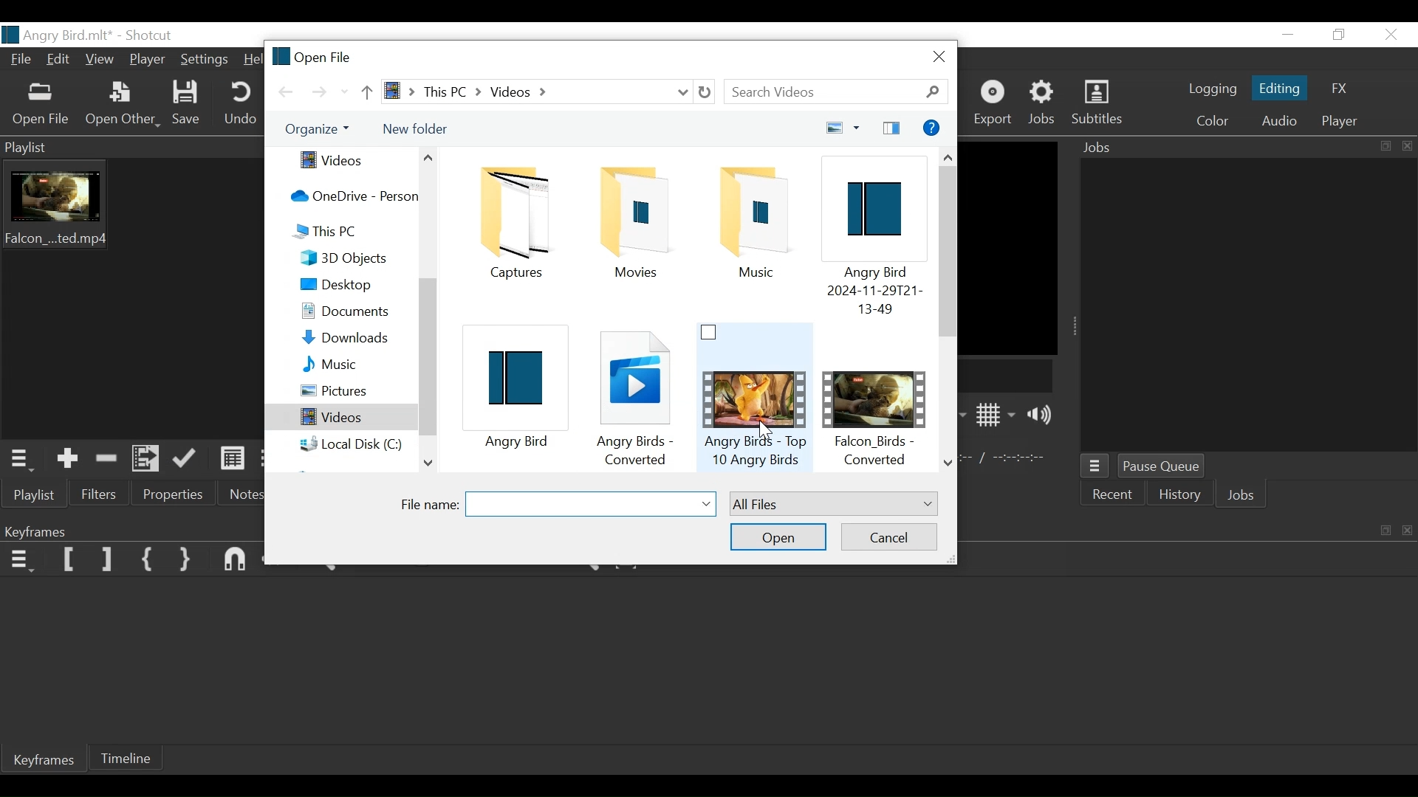  Describe the element at coordinates (107, 458) in the screenshot. I see `Remove cut` at that location.